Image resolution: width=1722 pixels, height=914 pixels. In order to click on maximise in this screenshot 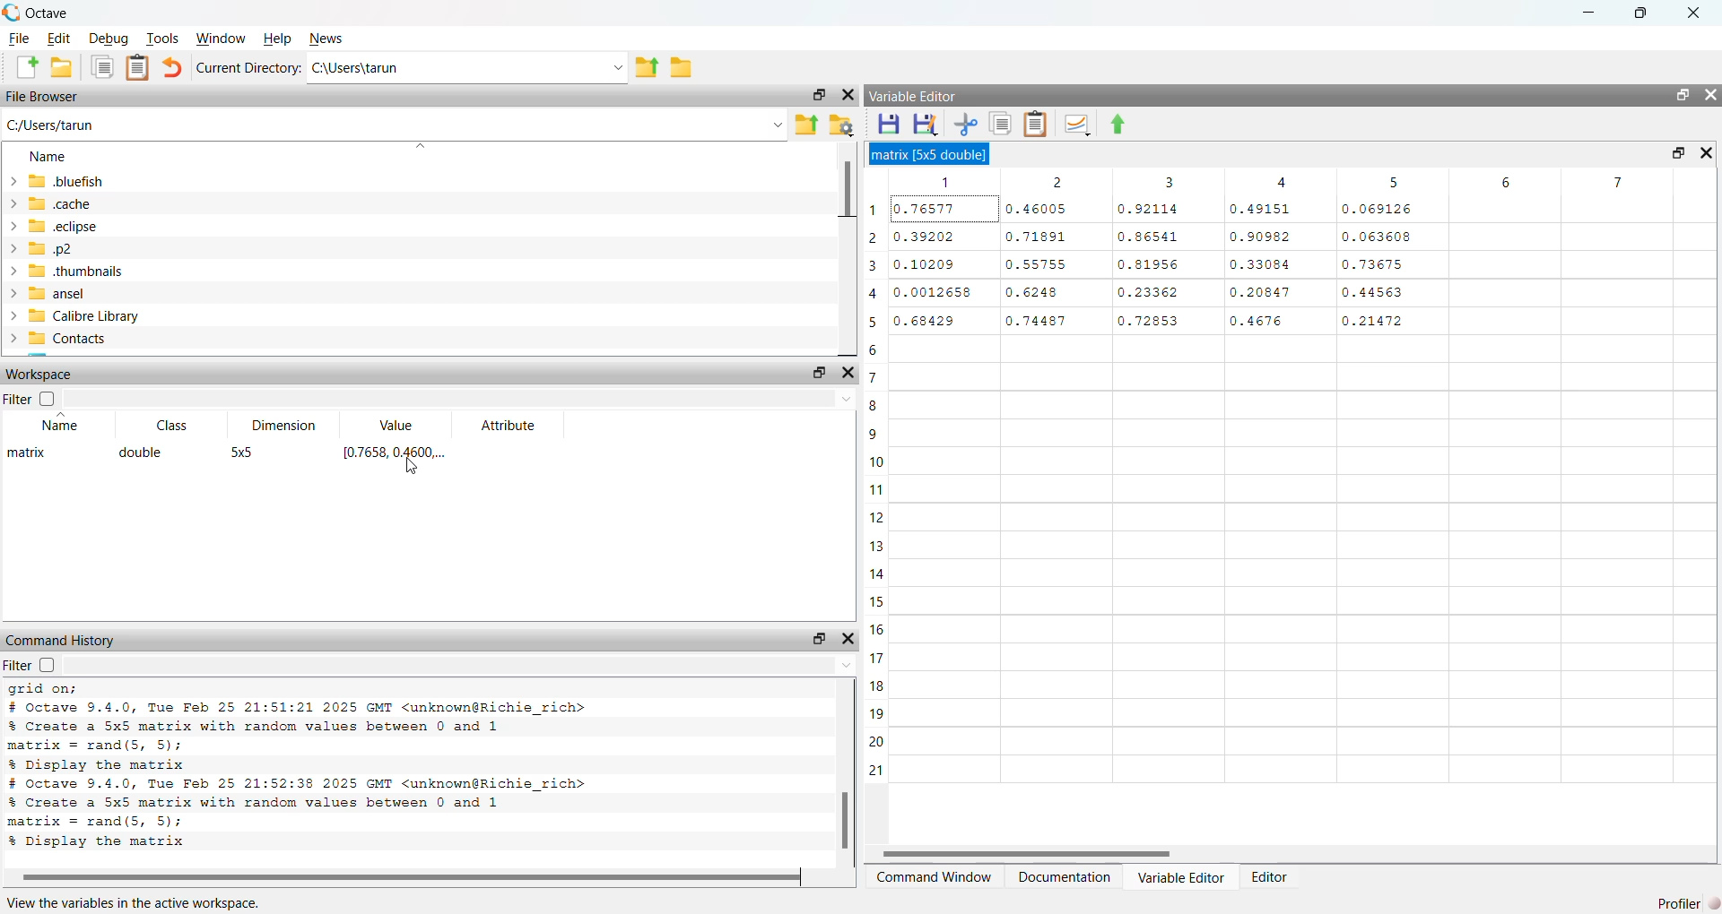, I will do `click(1670, 151)`.